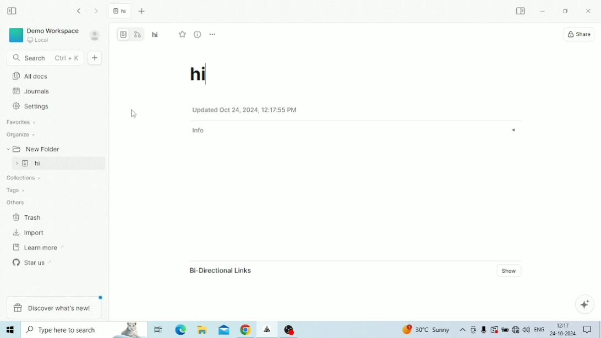 The width and height of the screenshot is (601, 338). Describe the element at coordinates (224, 330) in the screenshot. I see `Mail` at that location.